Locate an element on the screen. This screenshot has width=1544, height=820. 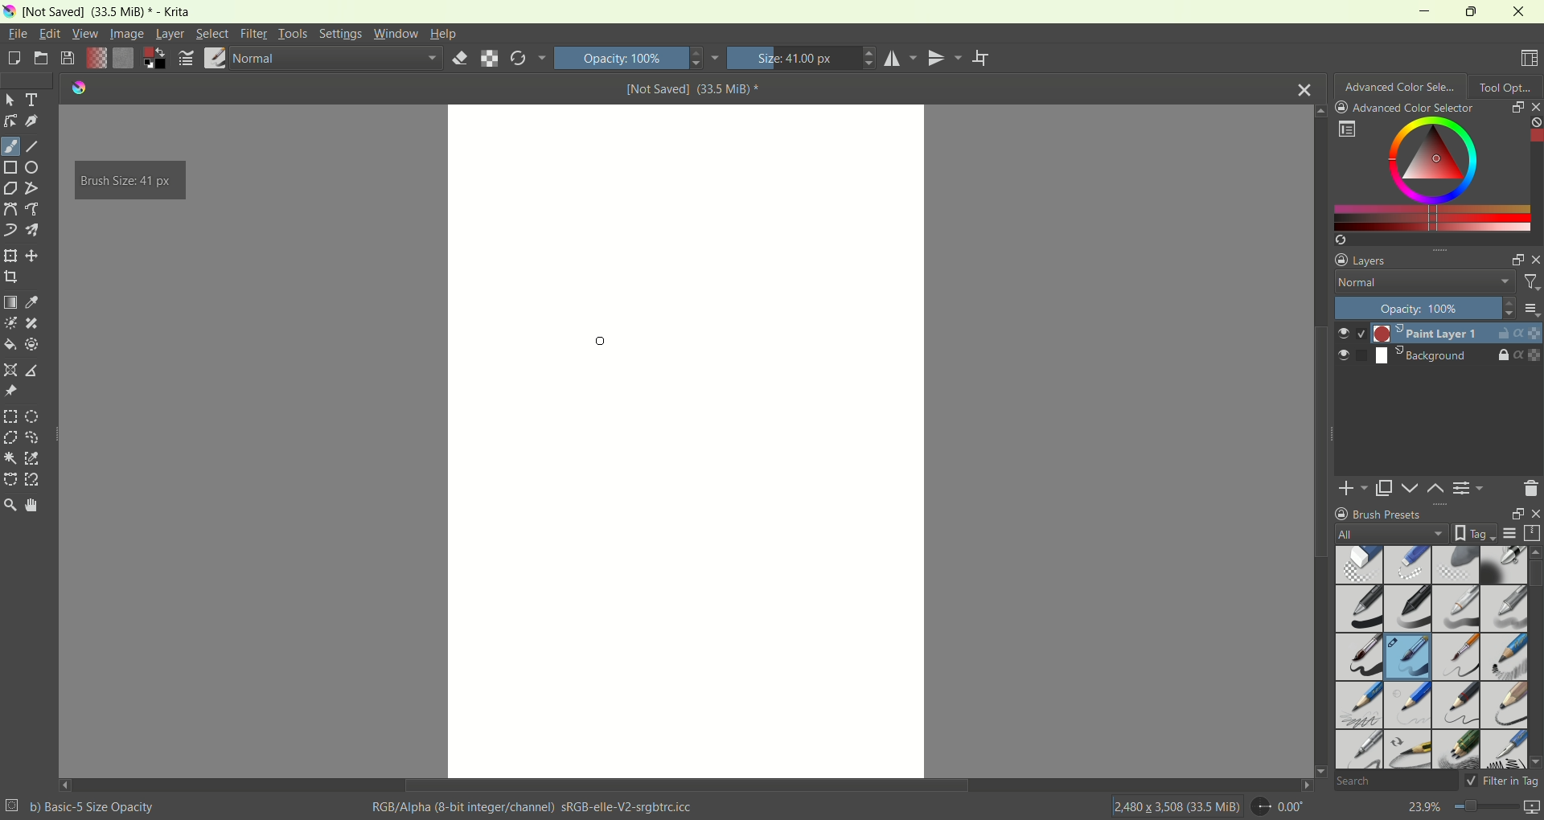
freehand brush is located at coordinates (10, 146).